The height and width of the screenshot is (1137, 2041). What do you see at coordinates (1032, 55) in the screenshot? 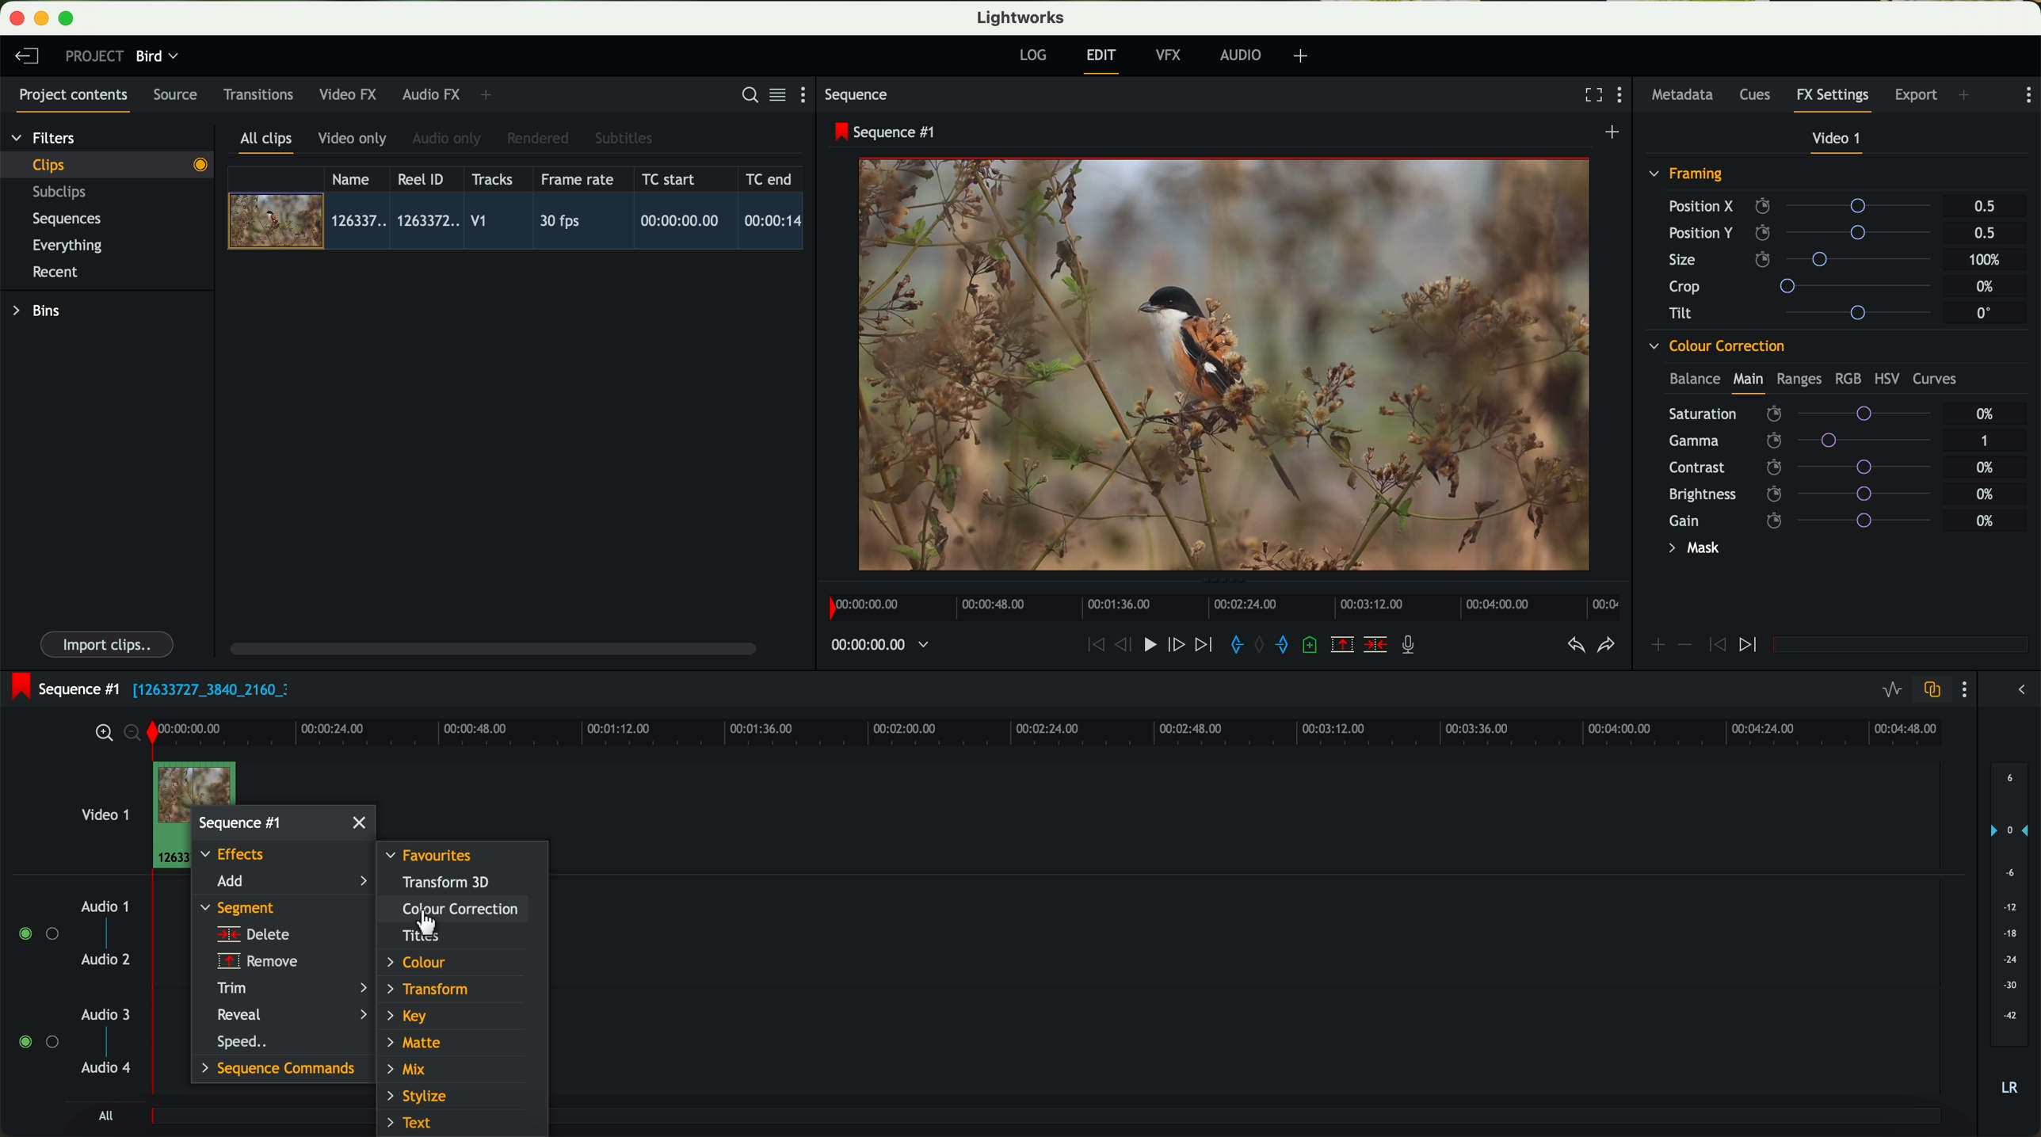
I see `log` at bounding box center [1032, 55].